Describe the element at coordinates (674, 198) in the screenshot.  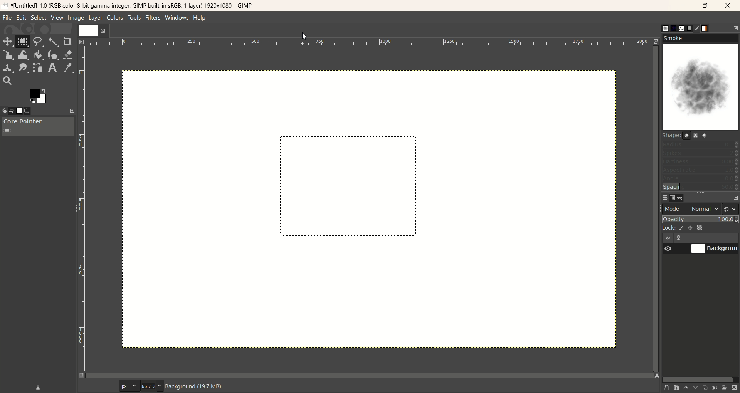
I see `channel` at that location.